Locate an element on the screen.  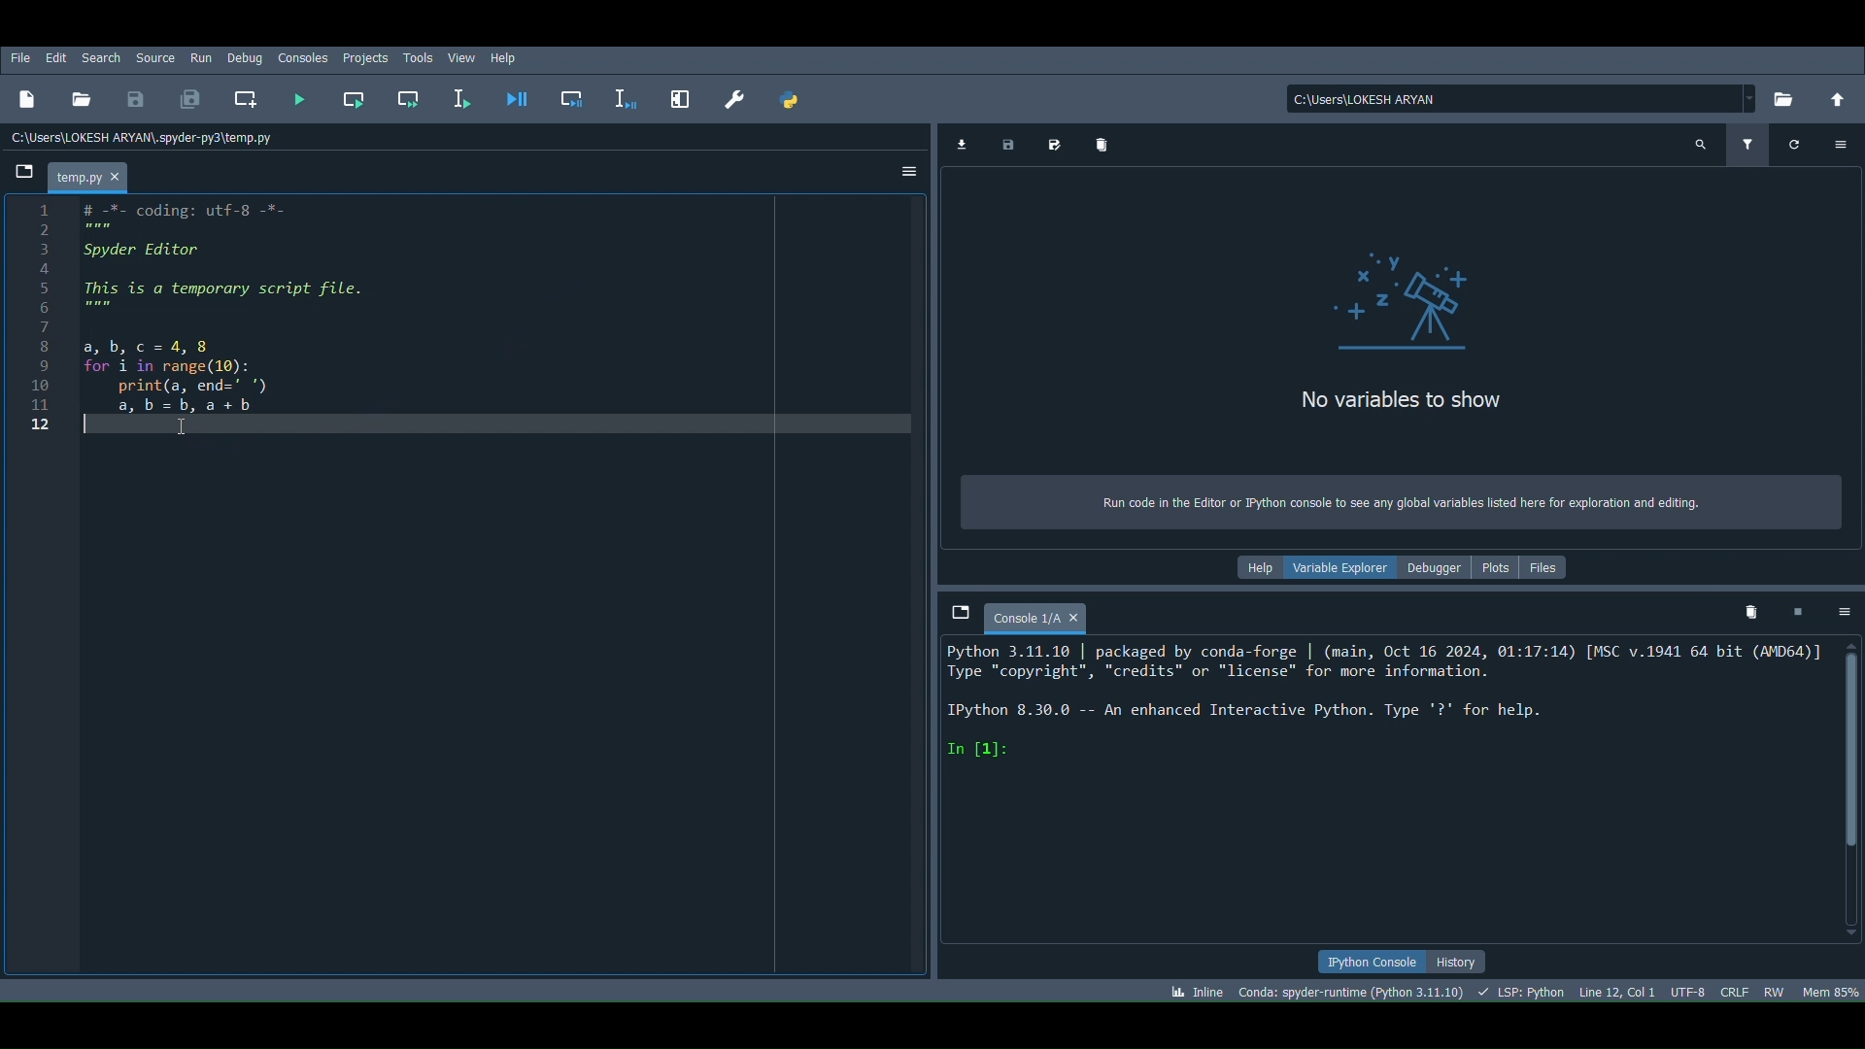
Search is located at coordinates (101, 57).